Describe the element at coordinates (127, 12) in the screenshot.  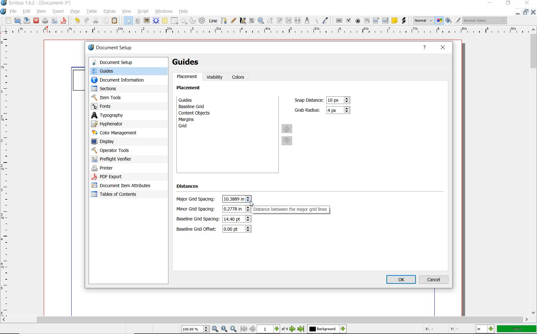
I see `view` at that location.